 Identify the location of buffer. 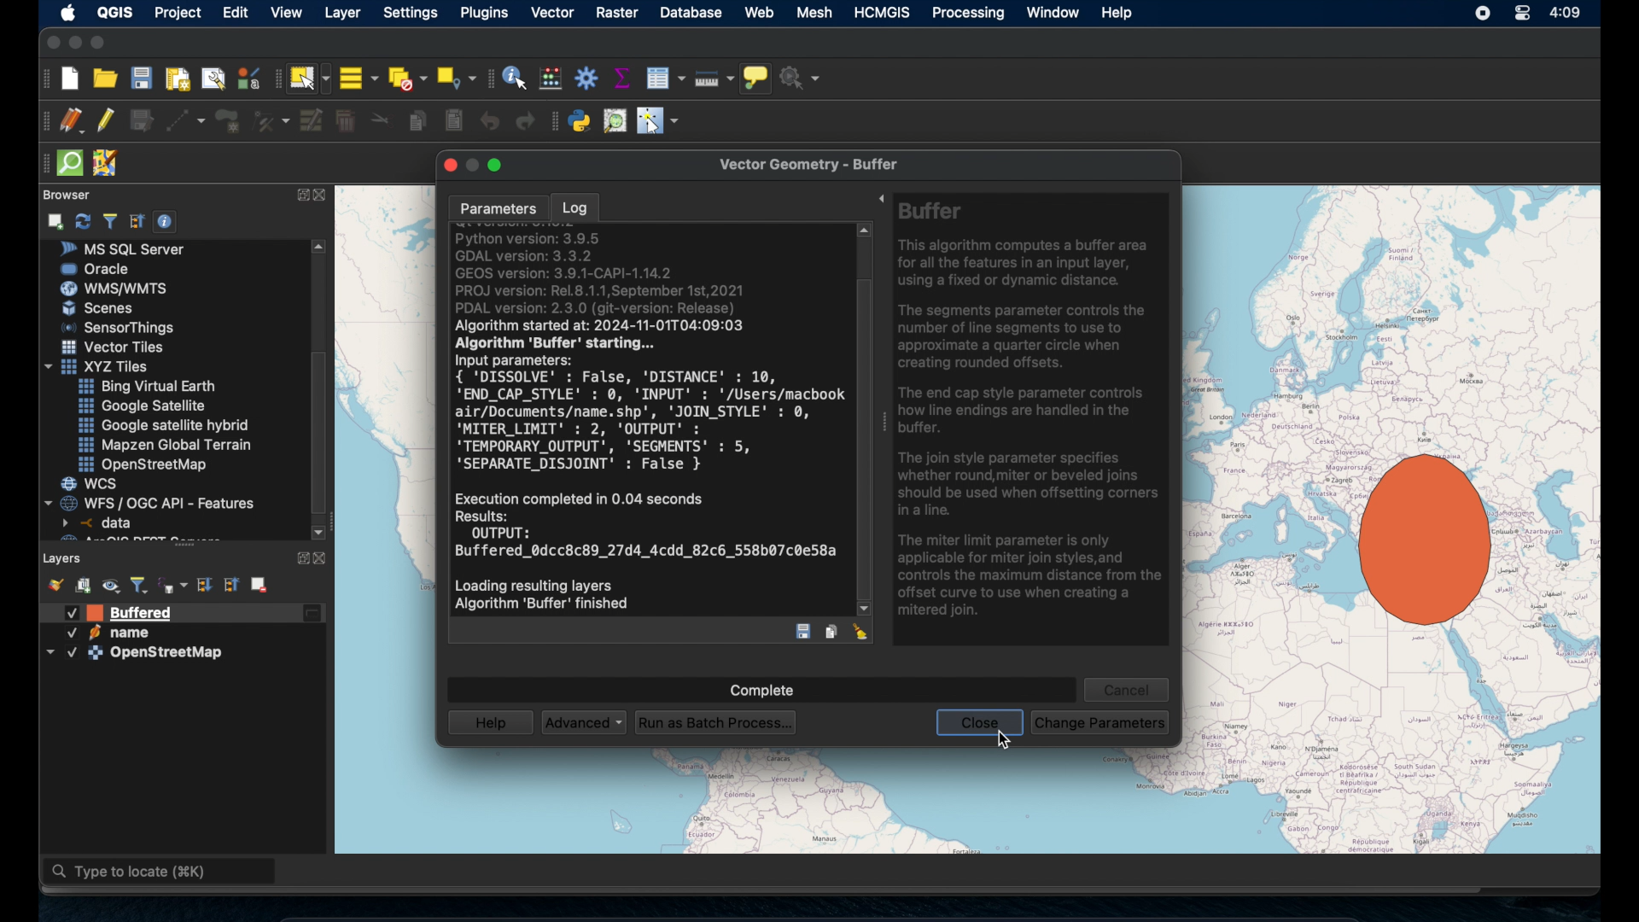
(1415, 542).